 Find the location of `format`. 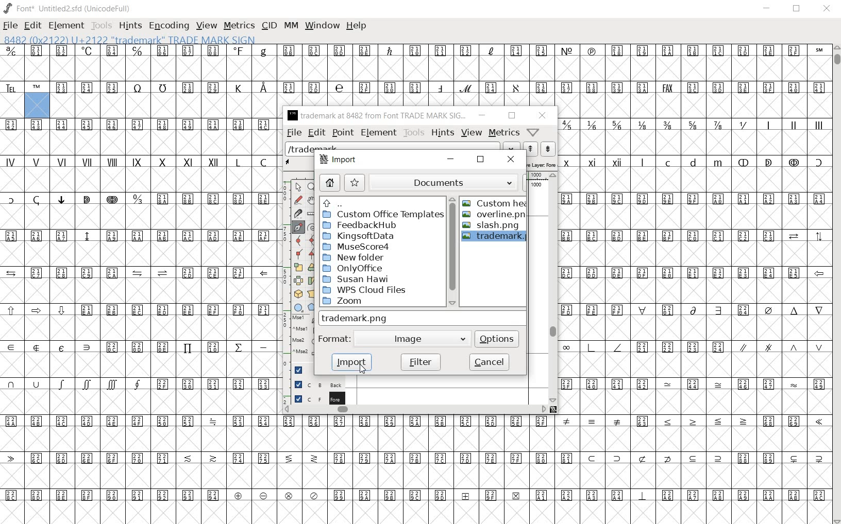

format is located at coordinates (335, 337).